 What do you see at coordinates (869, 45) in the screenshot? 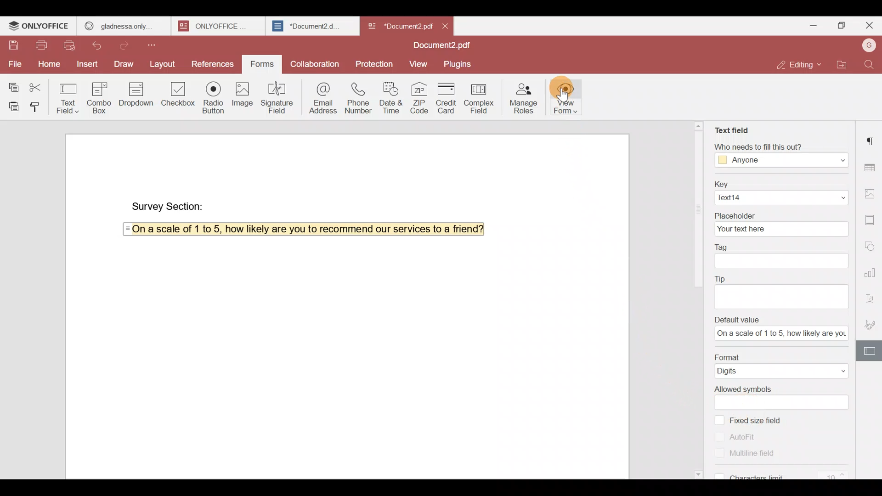
I see `Account name` at bounding box center [869, 45].